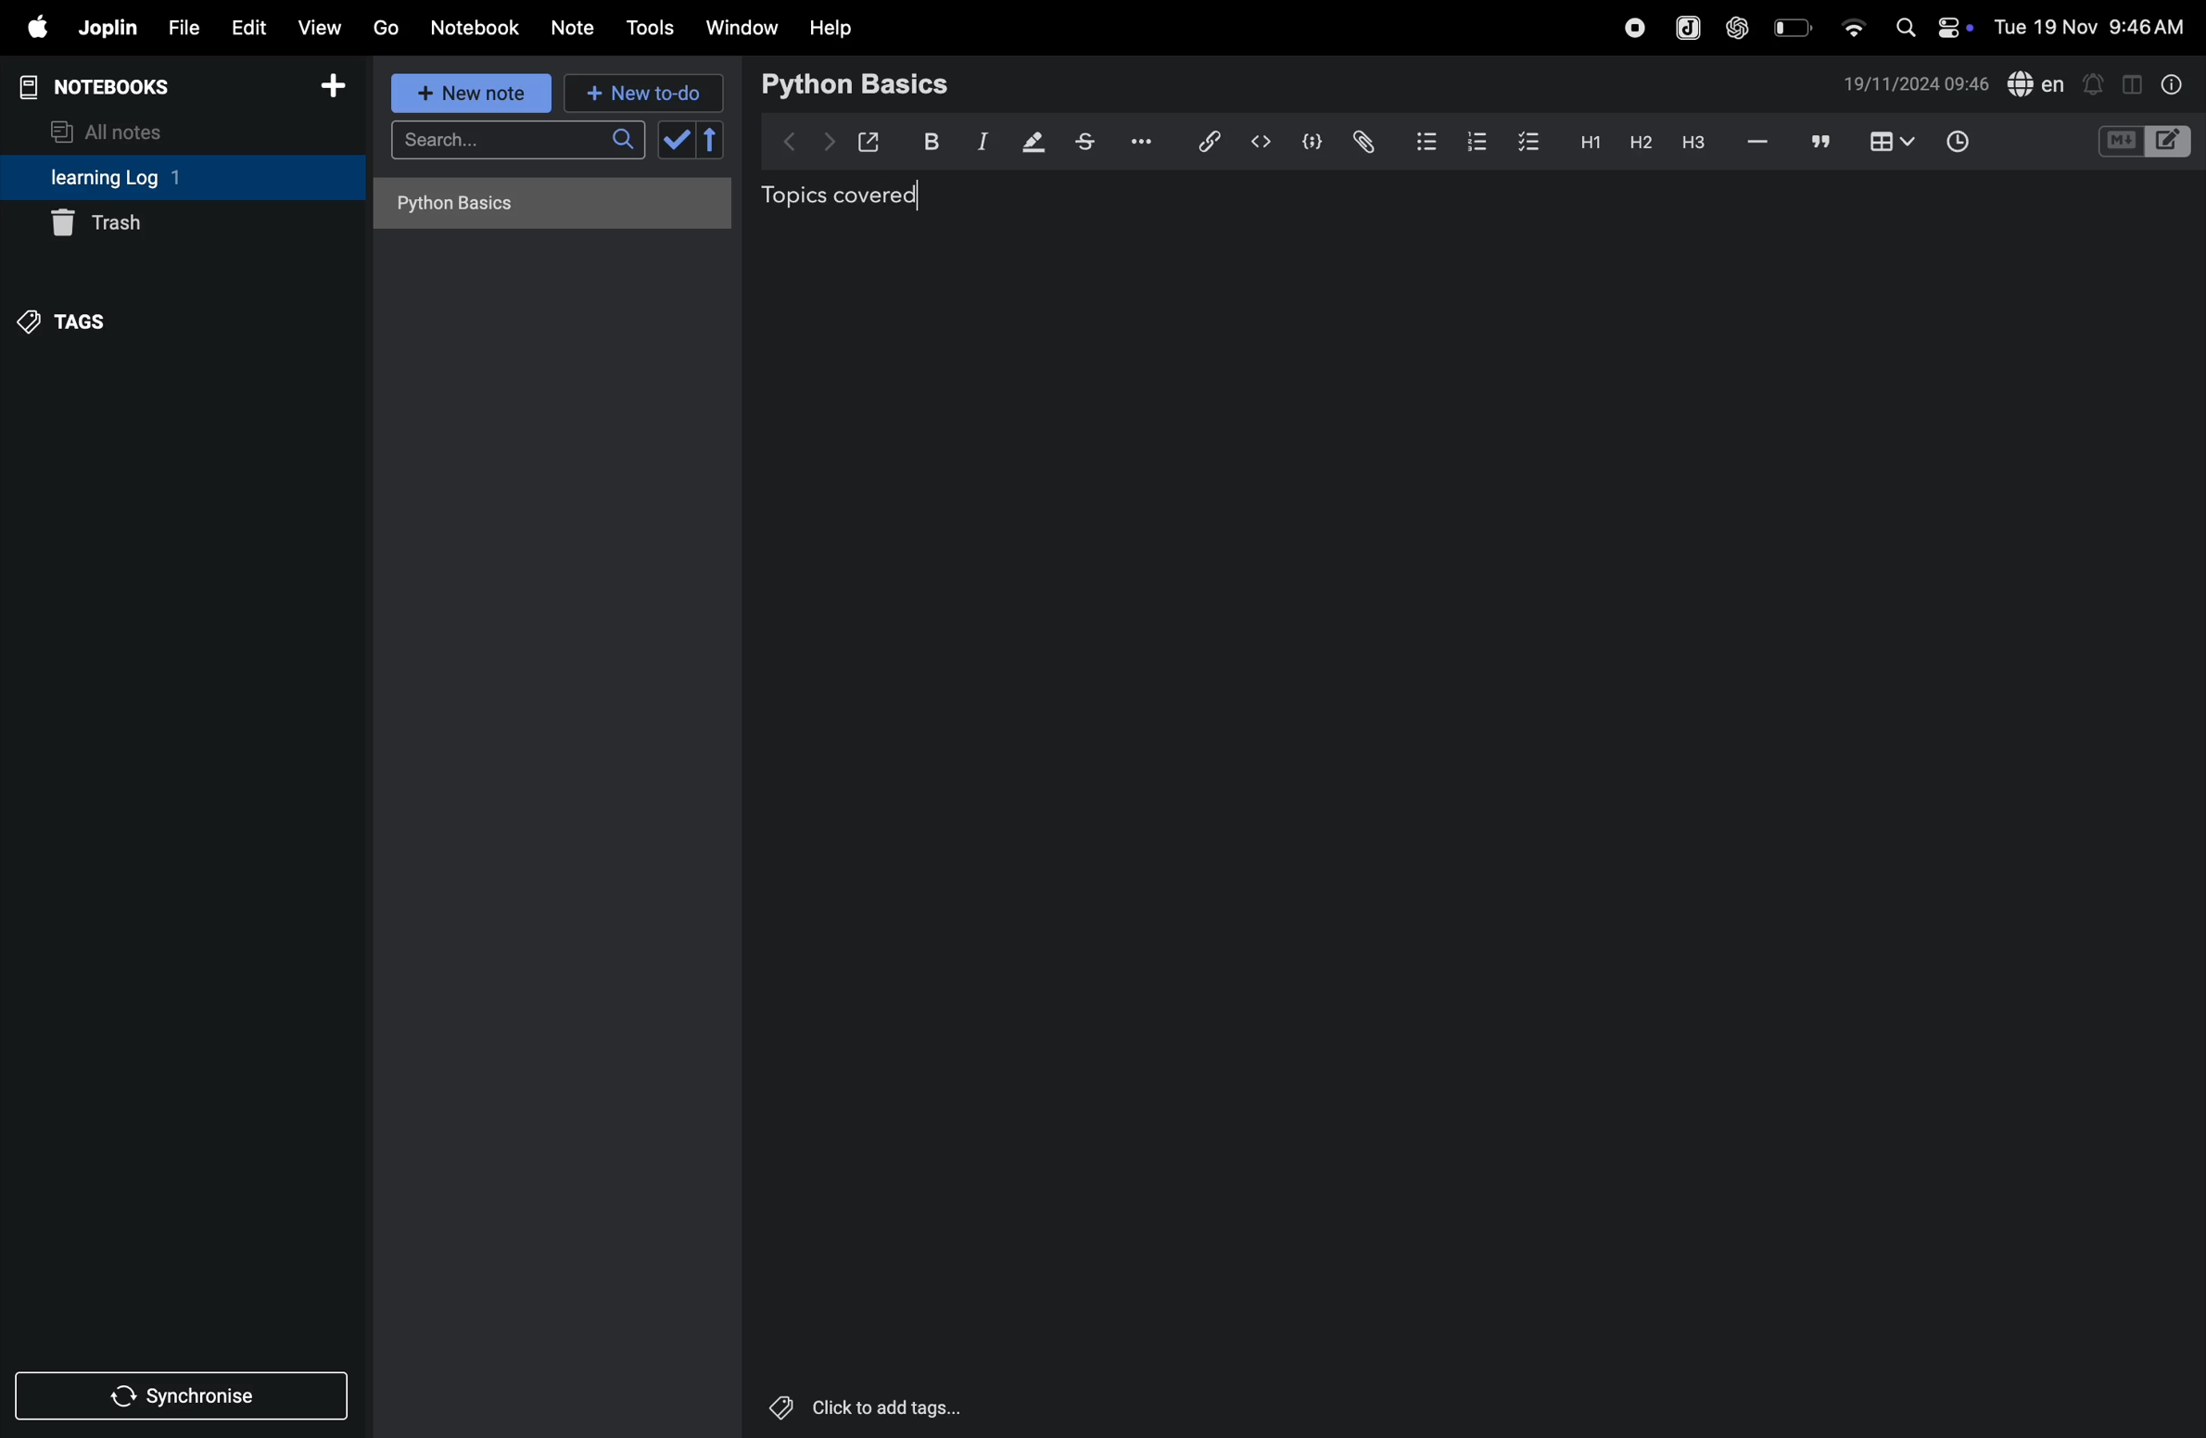 This screenshot has width=2206, height=1438. I want to click on new to do, so click(636, 89).